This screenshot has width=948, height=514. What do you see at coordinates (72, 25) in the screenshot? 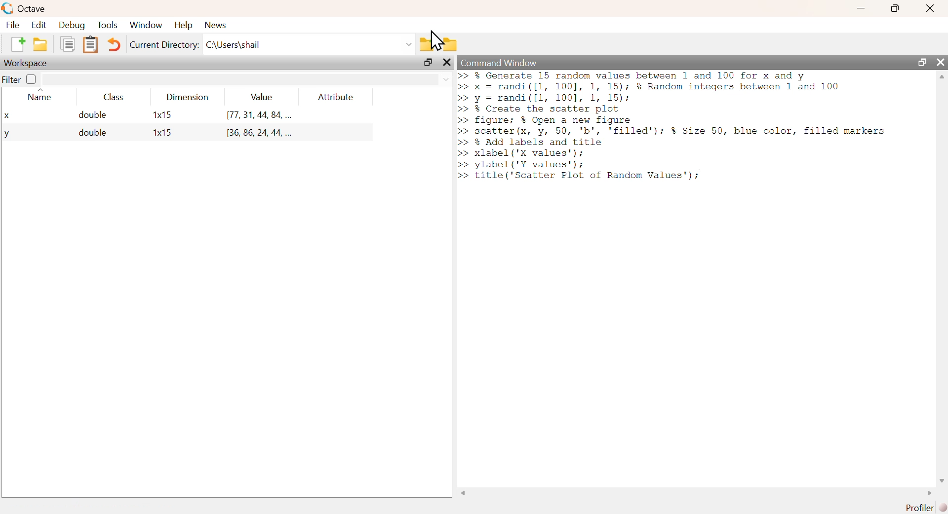
I see `Debug` at bounding box center [72, 25].